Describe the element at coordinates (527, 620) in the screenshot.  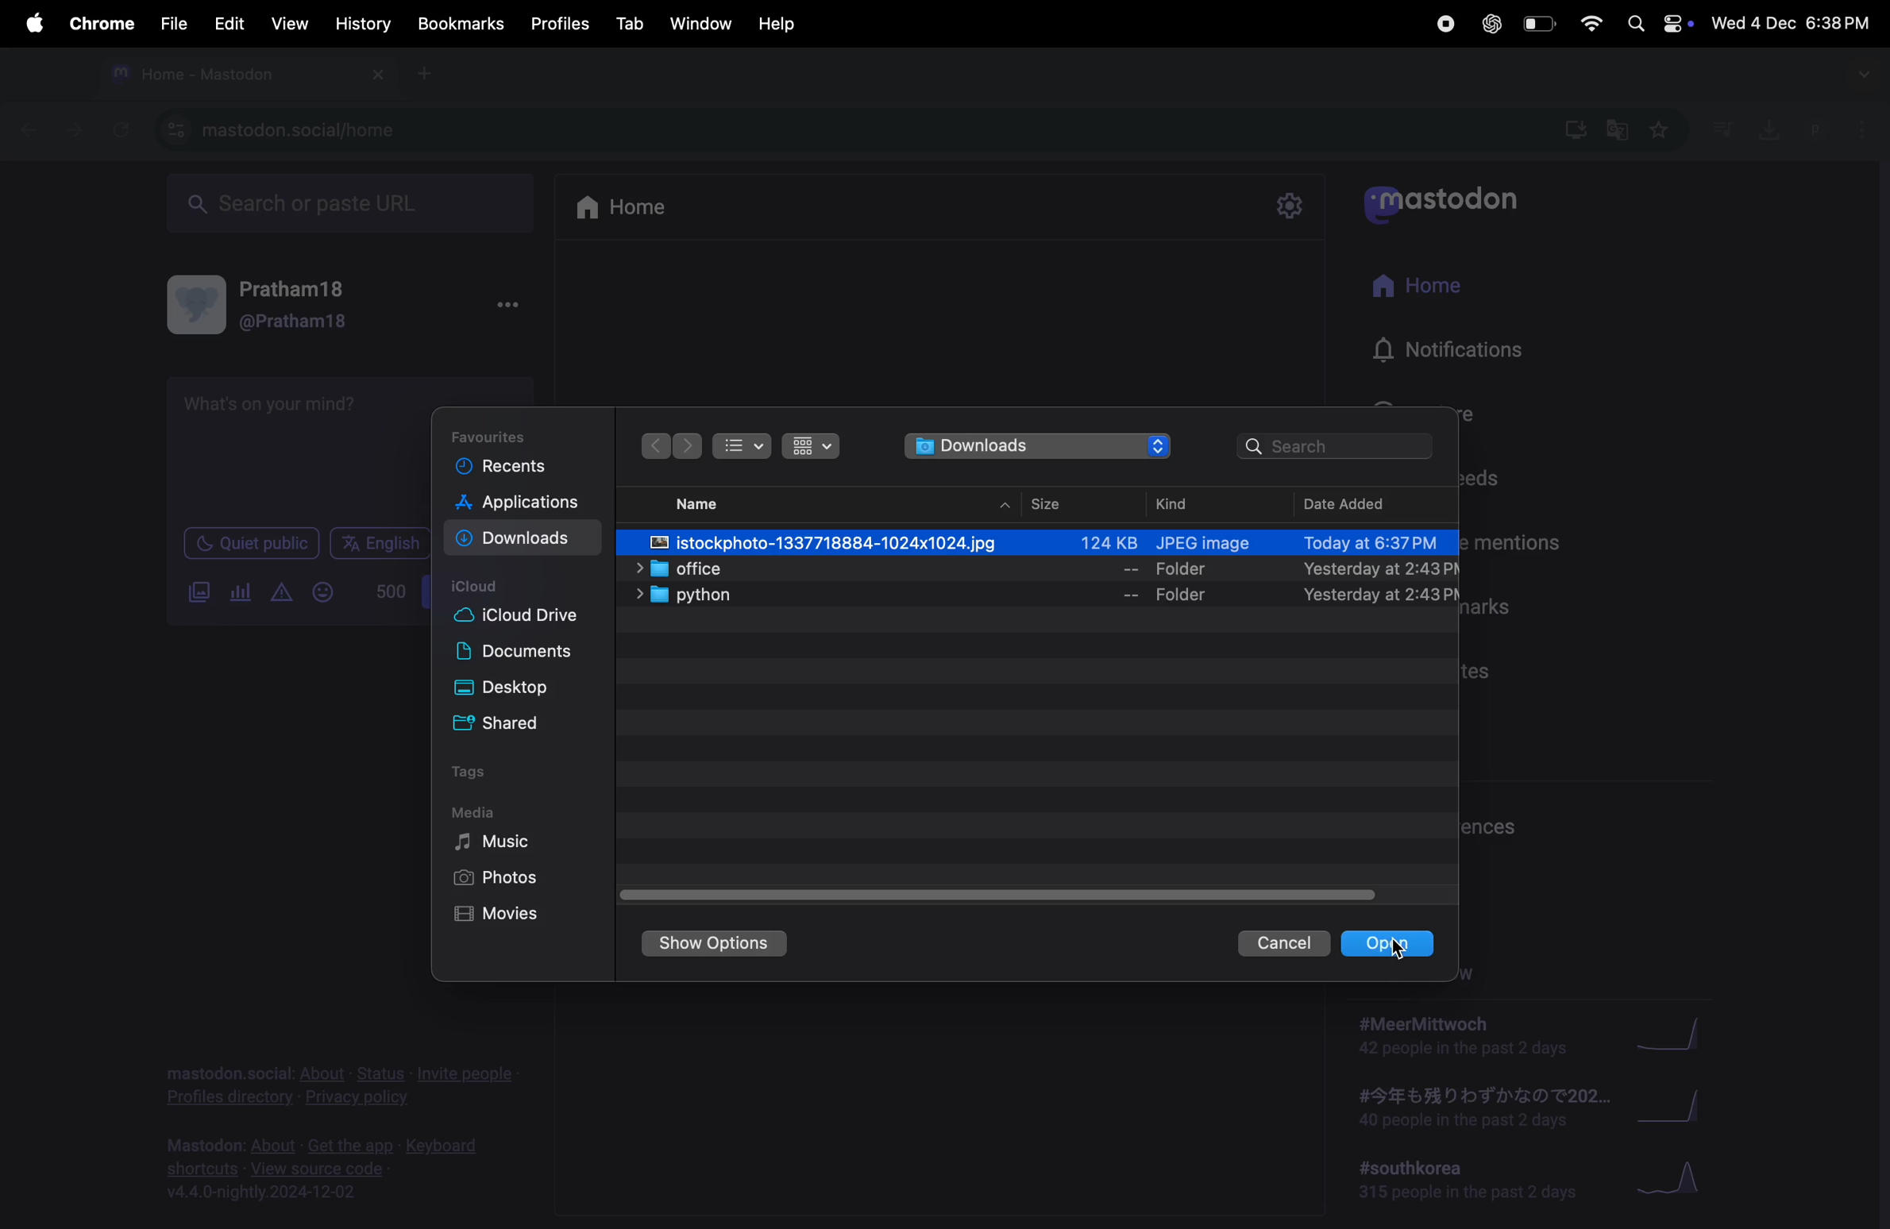
I see `i cloud drive` at that location.